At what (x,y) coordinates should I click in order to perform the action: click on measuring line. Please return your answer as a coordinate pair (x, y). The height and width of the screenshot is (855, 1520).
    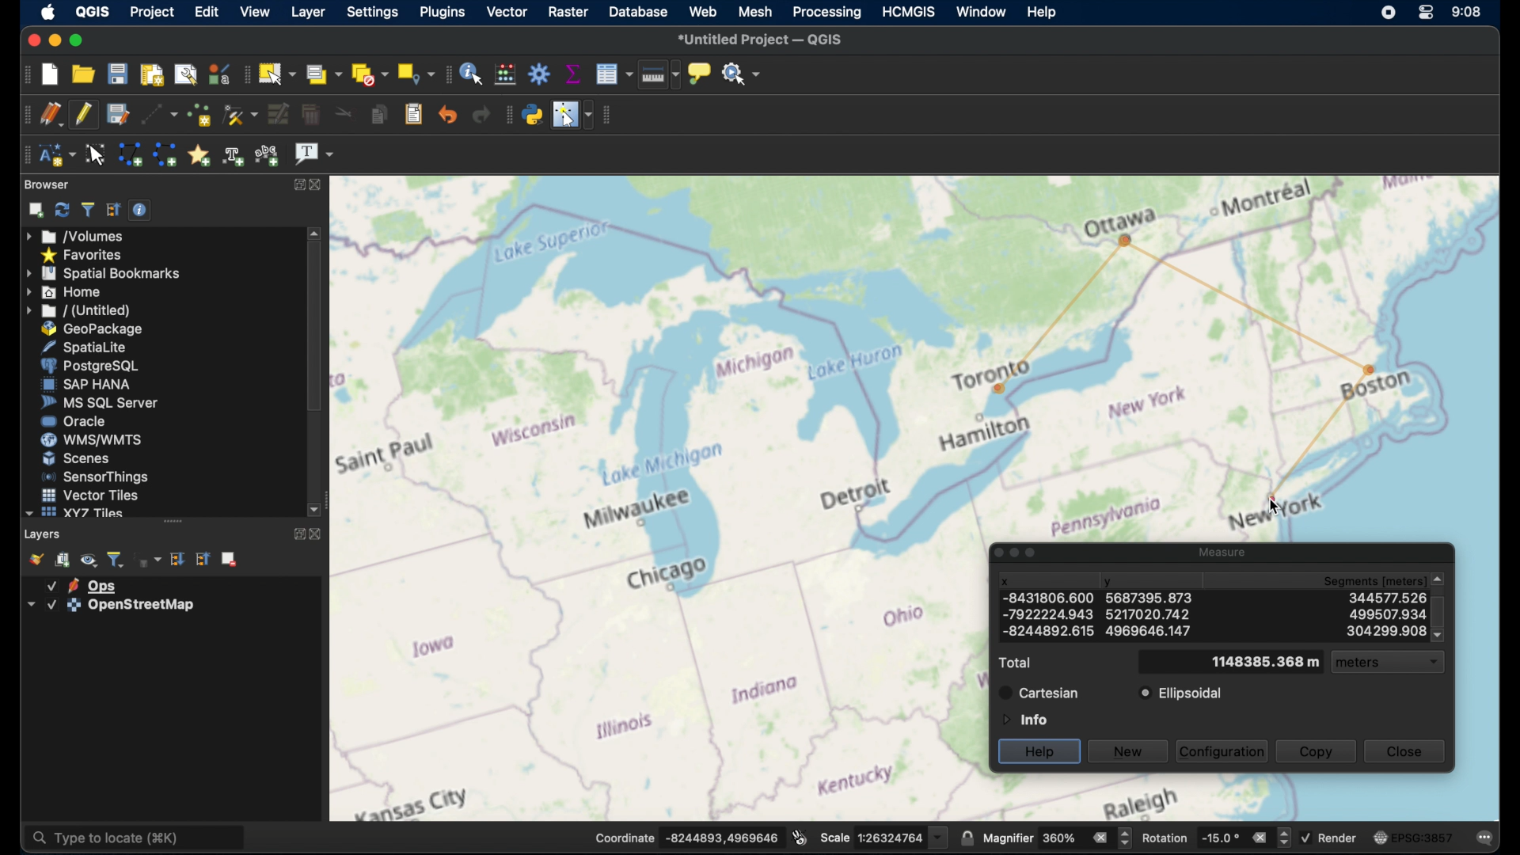
    Looking at the image, I should click on (1320, 439).